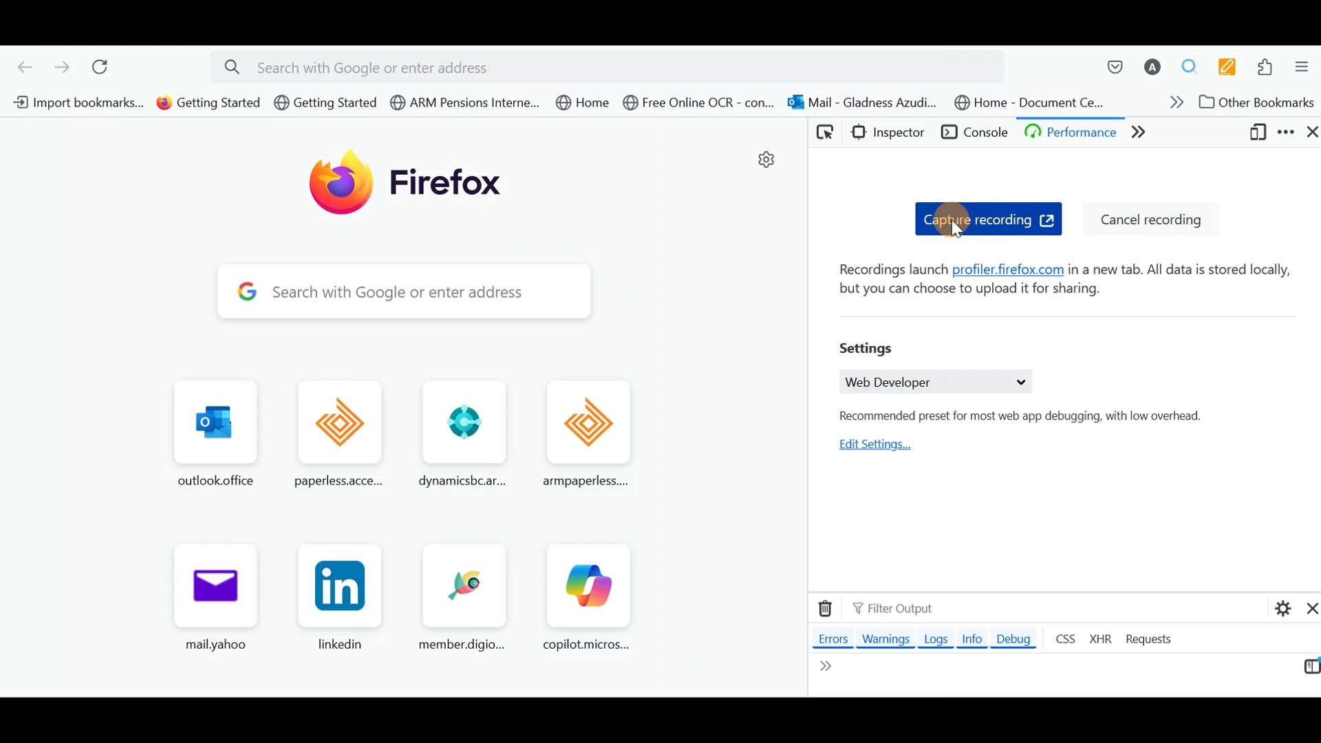  What do you see at coordinates (398, 292) in the screenshot?
I see `Search bar` at bounding box center [398, 292].